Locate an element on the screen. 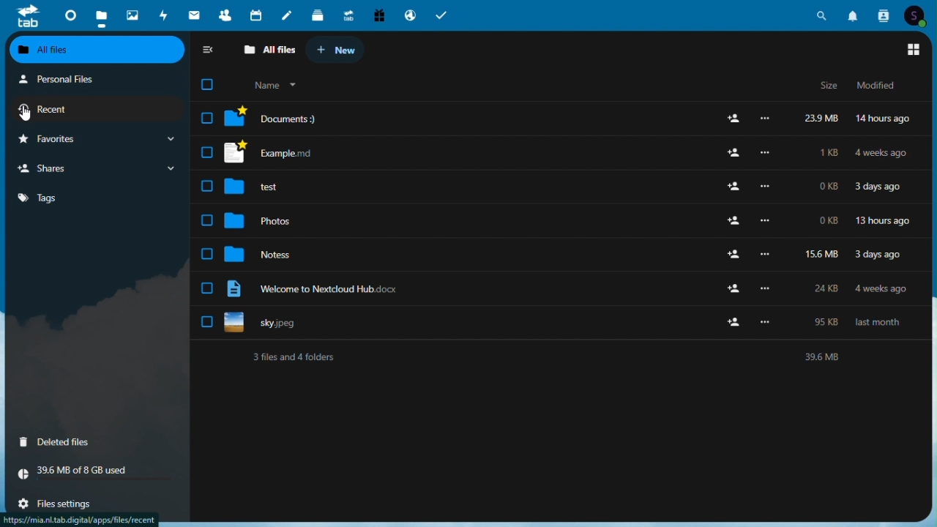 This screenshot has height=527, width=937. activity is located at coordinates (162, 14).